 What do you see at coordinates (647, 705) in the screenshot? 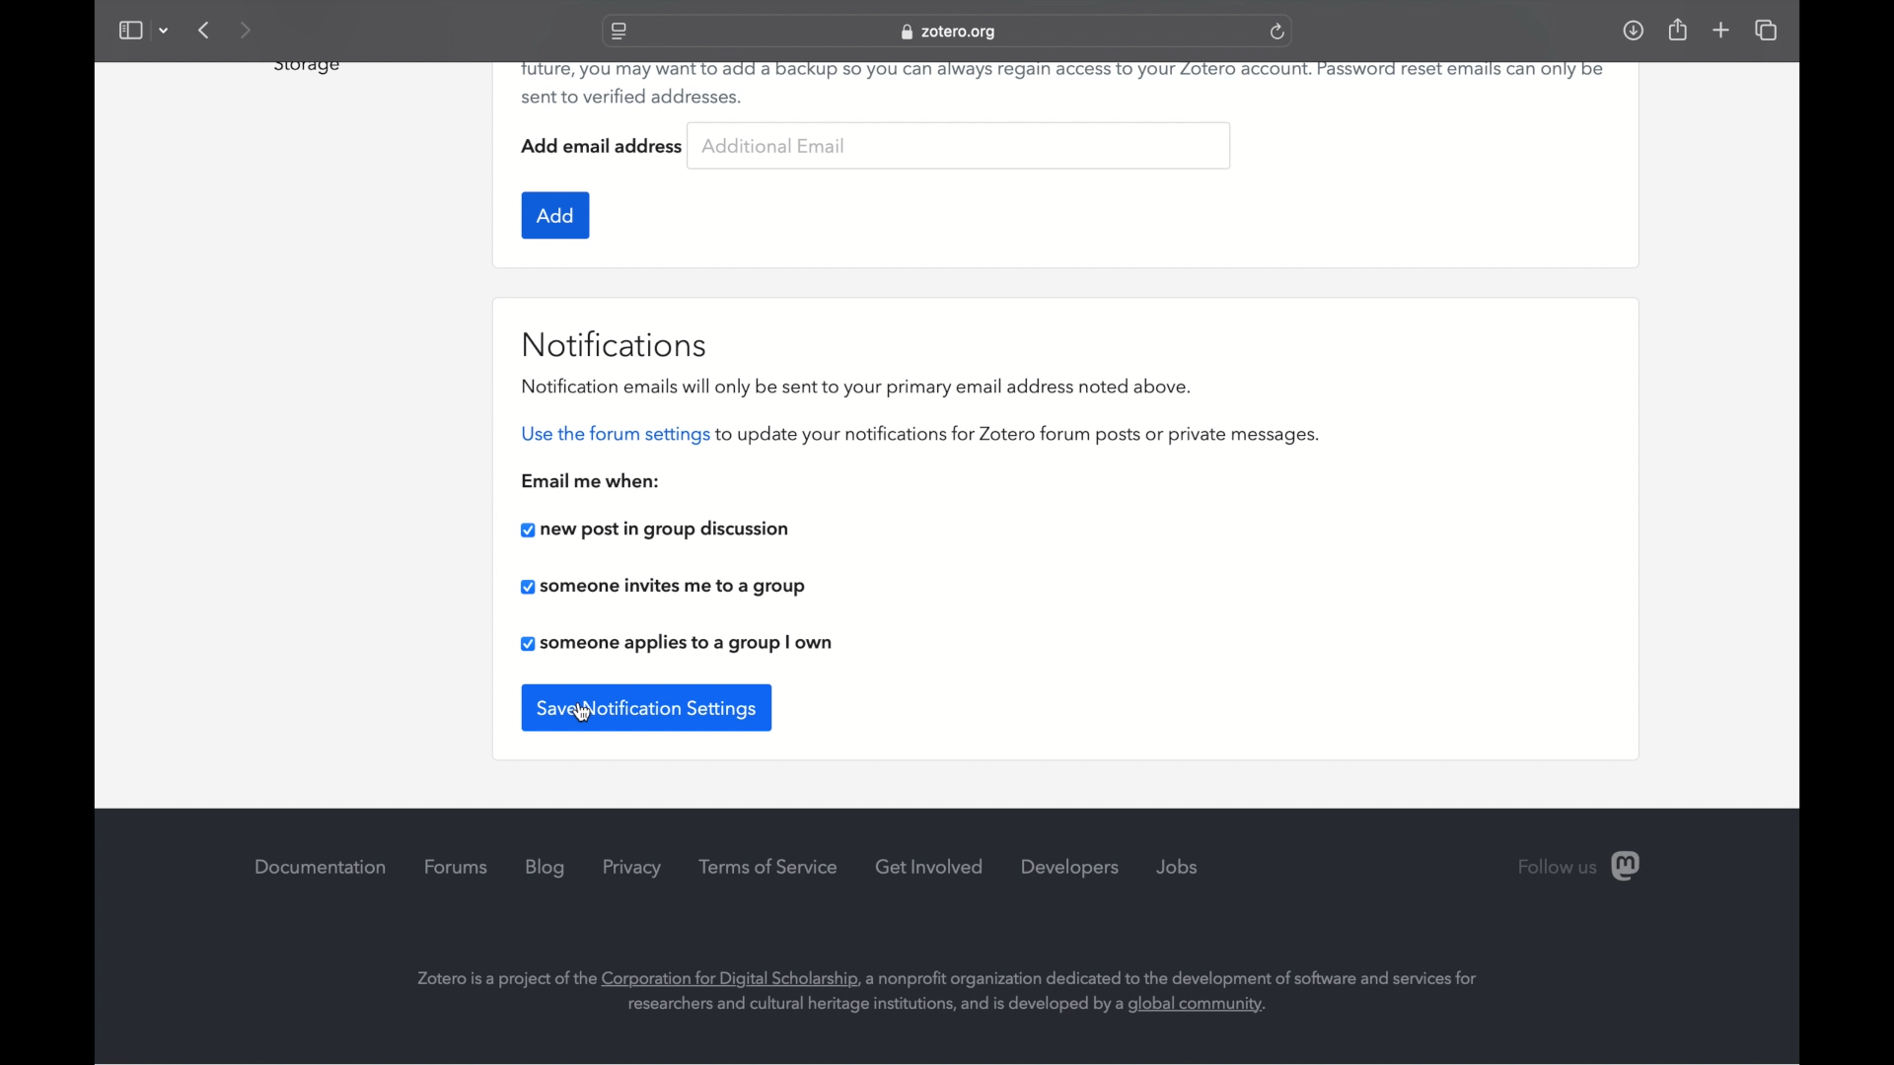
I see `save notification settings` at bounding box center [647, 705].